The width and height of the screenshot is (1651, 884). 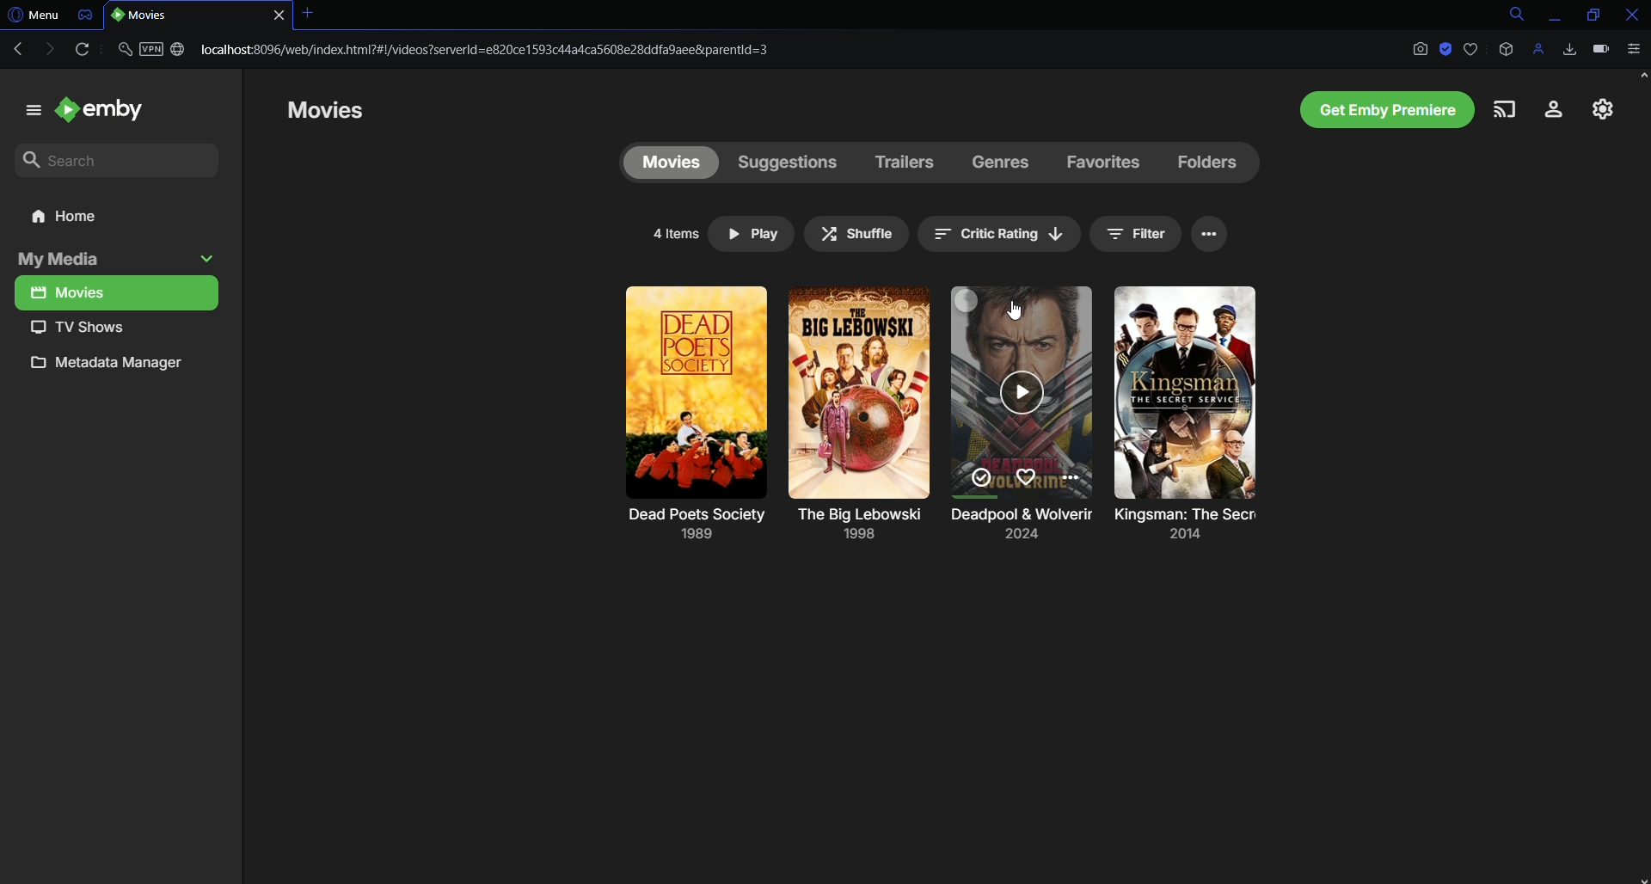 I want to click on movie poster, so click(x=1187, y=391).